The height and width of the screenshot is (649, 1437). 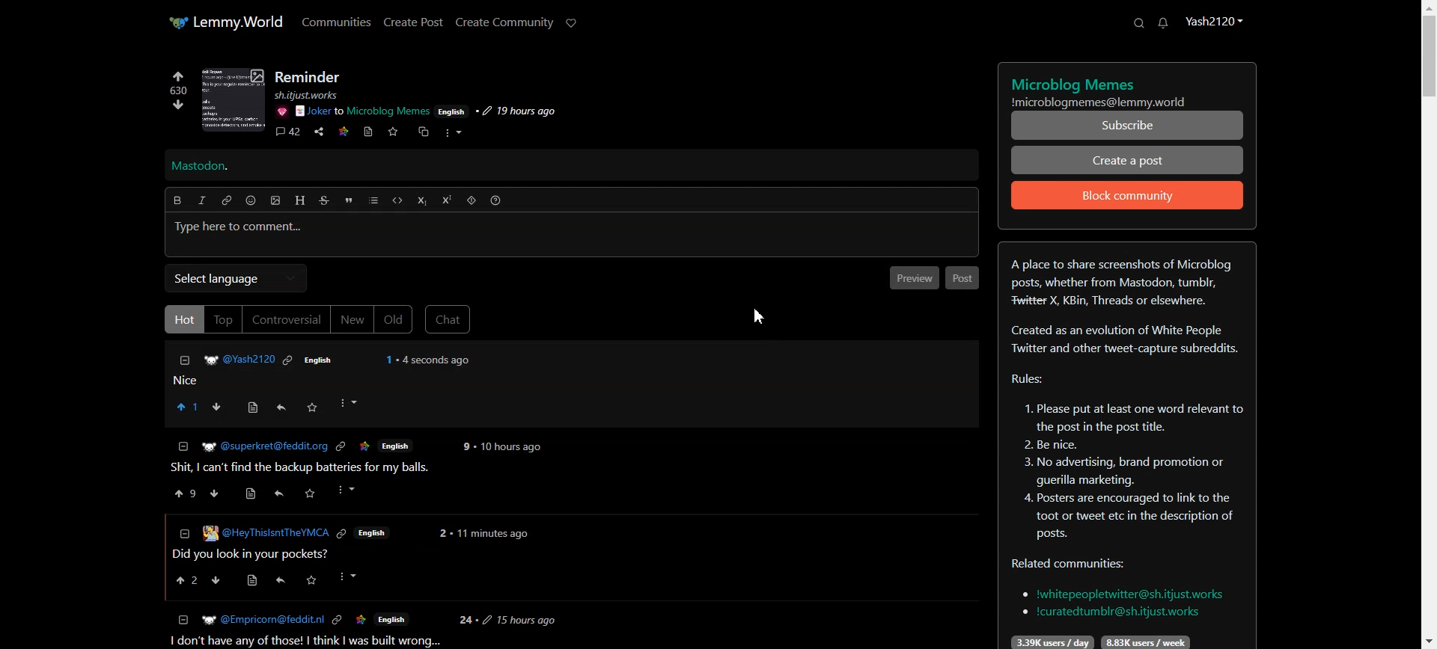 I want to click on Profile, so click(x=1213, y=20).